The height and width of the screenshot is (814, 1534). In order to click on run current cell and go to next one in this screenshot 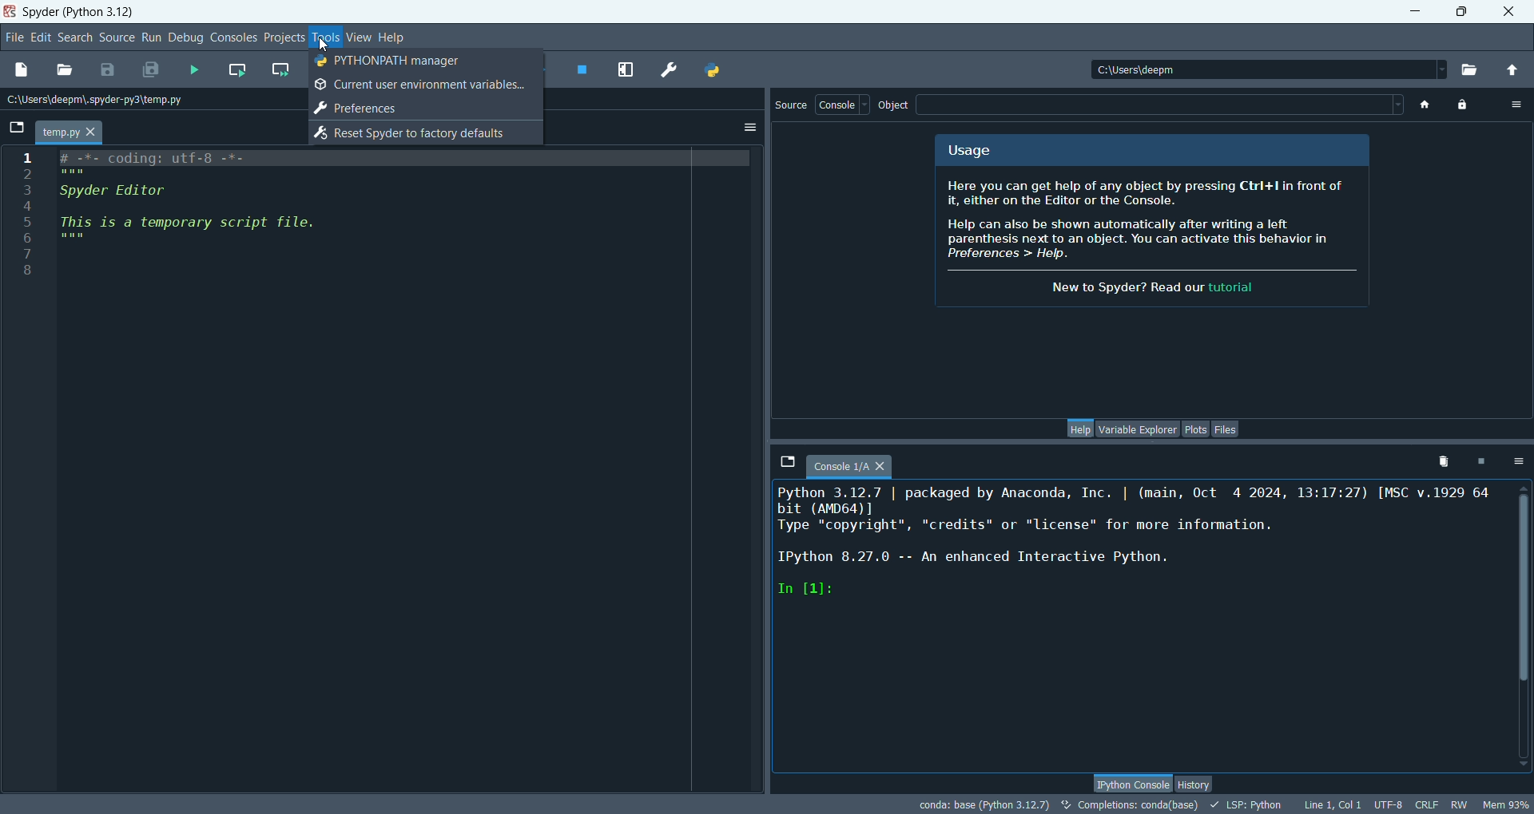, I will do `click(283, 72)`.